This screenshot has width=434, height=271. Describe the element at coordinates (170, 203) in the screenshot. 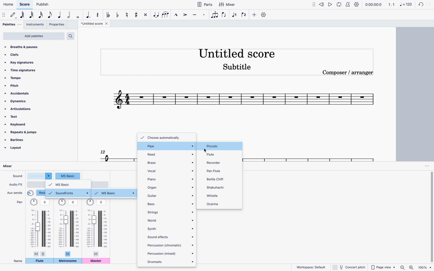

I see `bass` at that location.